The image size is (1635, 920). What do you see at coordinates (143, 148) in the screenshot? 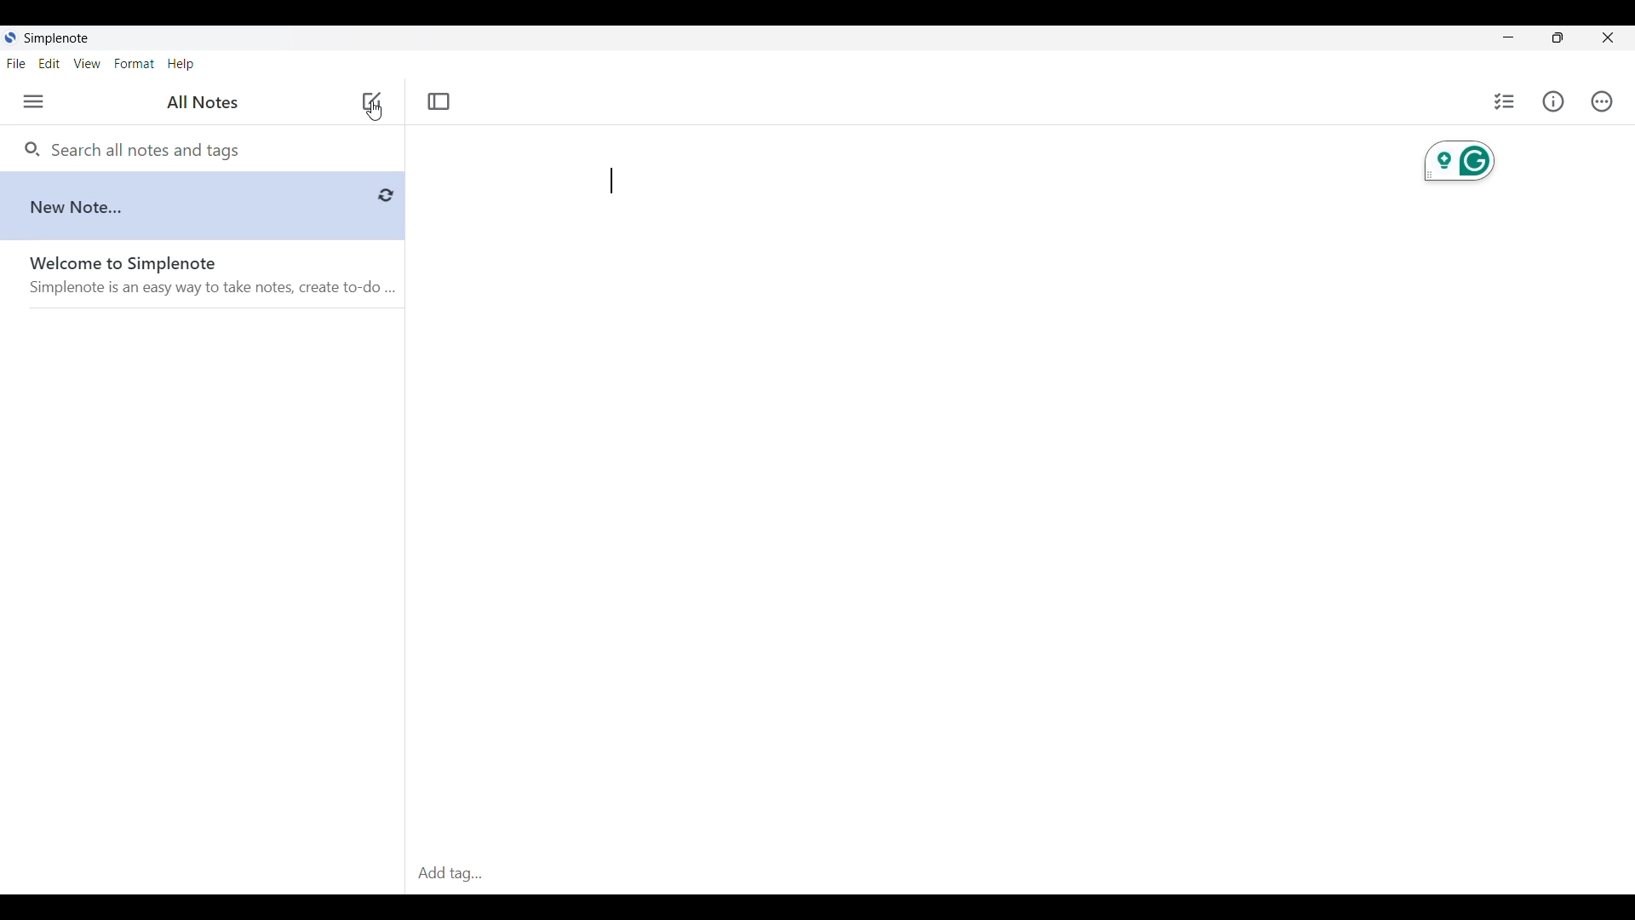
I see `Search all notes and tags` at bounding box center [143, 148].